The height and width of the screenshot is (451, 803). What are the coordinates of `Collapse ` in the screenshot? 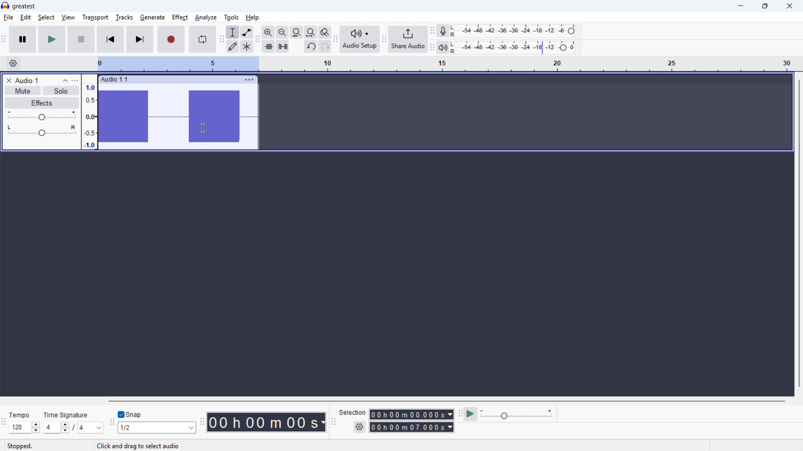 It's located at (65, 81).